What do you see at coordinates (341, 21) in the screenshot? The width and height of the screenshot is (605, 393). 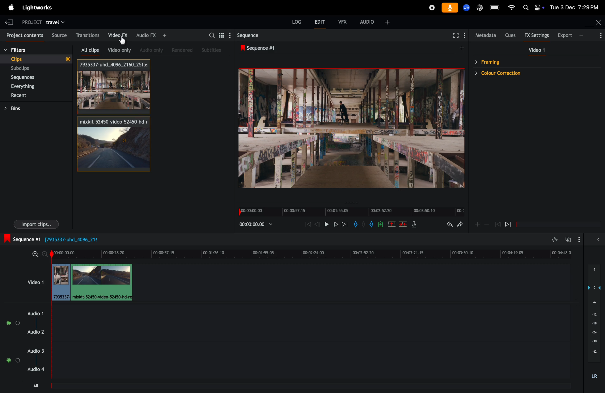 I see `Vfx` at bounding box center [341, 21].